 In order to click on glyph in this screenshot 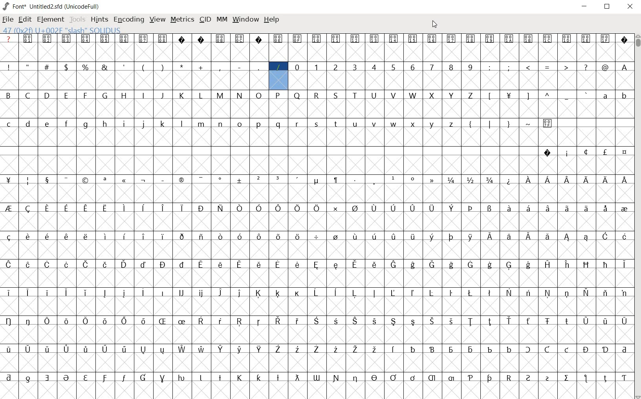, I will do `click(28, 181)`.